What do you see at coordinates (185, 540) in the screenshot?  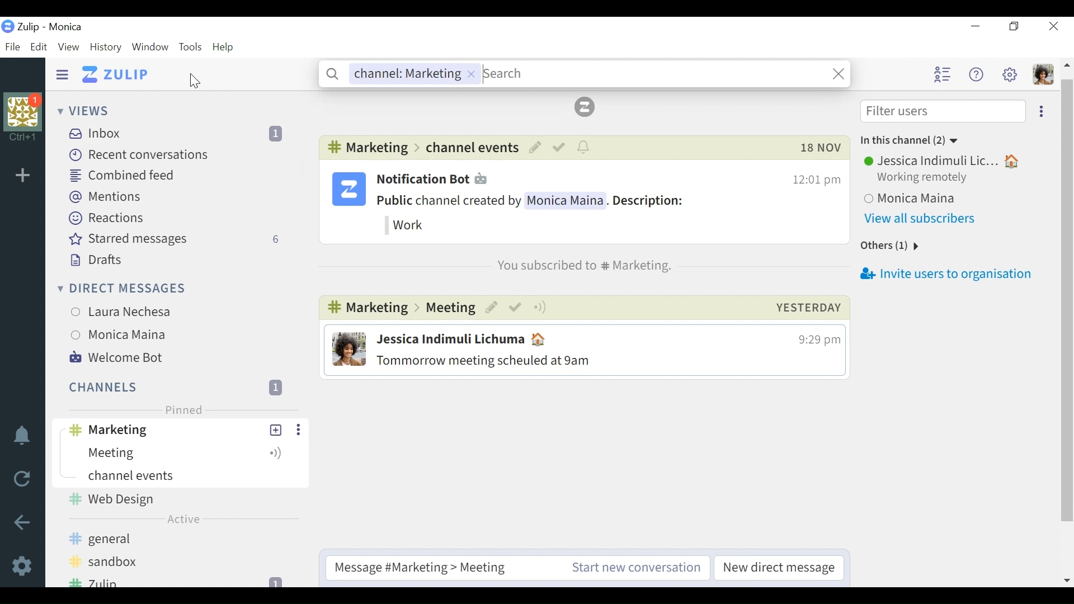 I see `channel` at bounding box center [185, 540].